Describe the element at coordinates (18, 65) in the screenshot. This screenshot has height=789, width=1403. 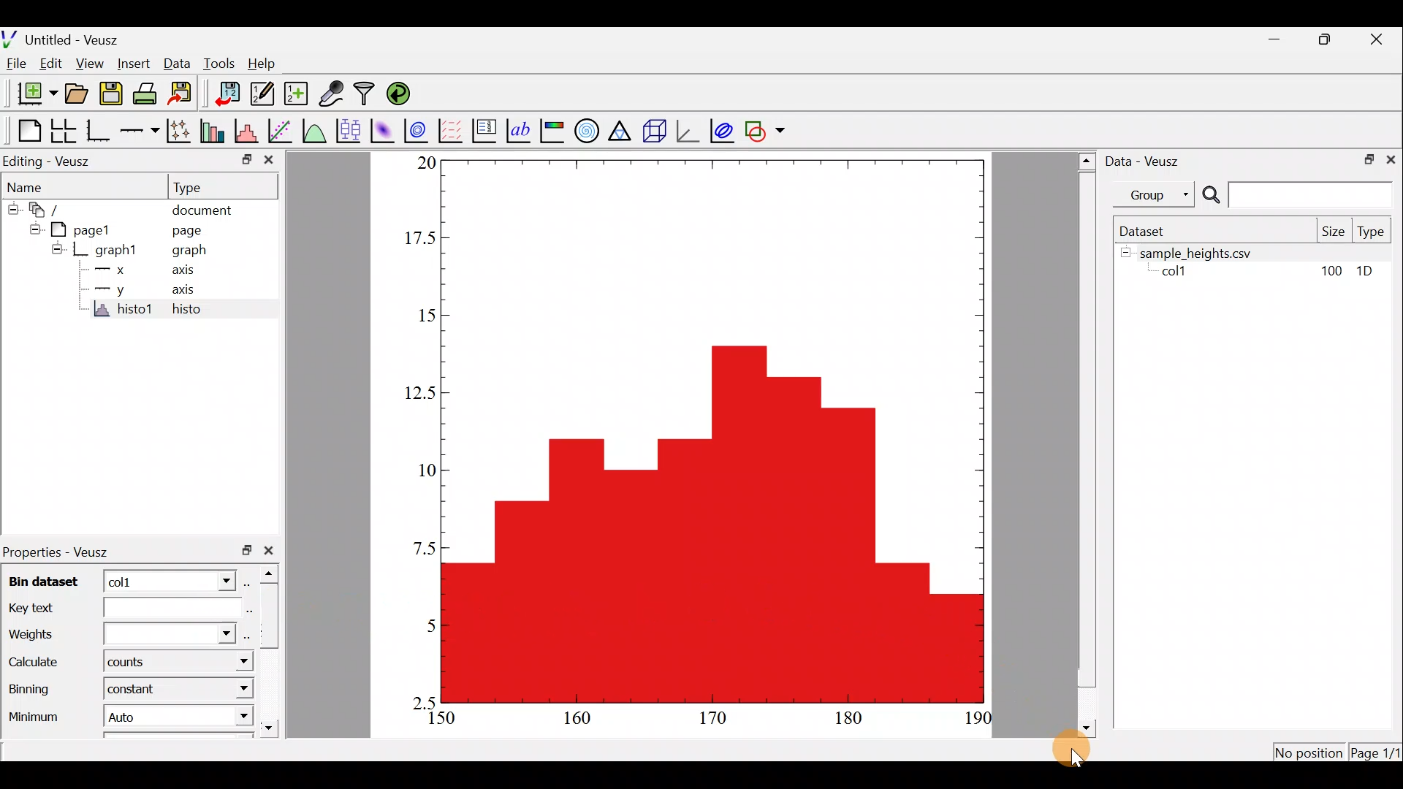
I see `File` at that location.